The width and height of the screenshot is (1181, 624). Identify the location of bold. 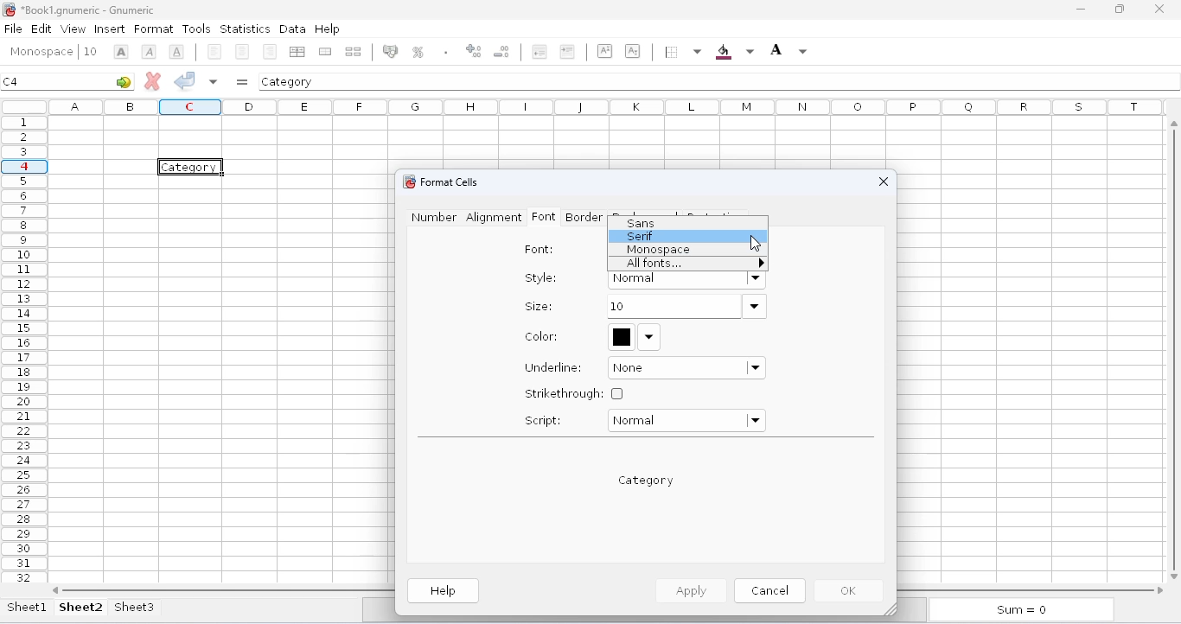
(121, 52).